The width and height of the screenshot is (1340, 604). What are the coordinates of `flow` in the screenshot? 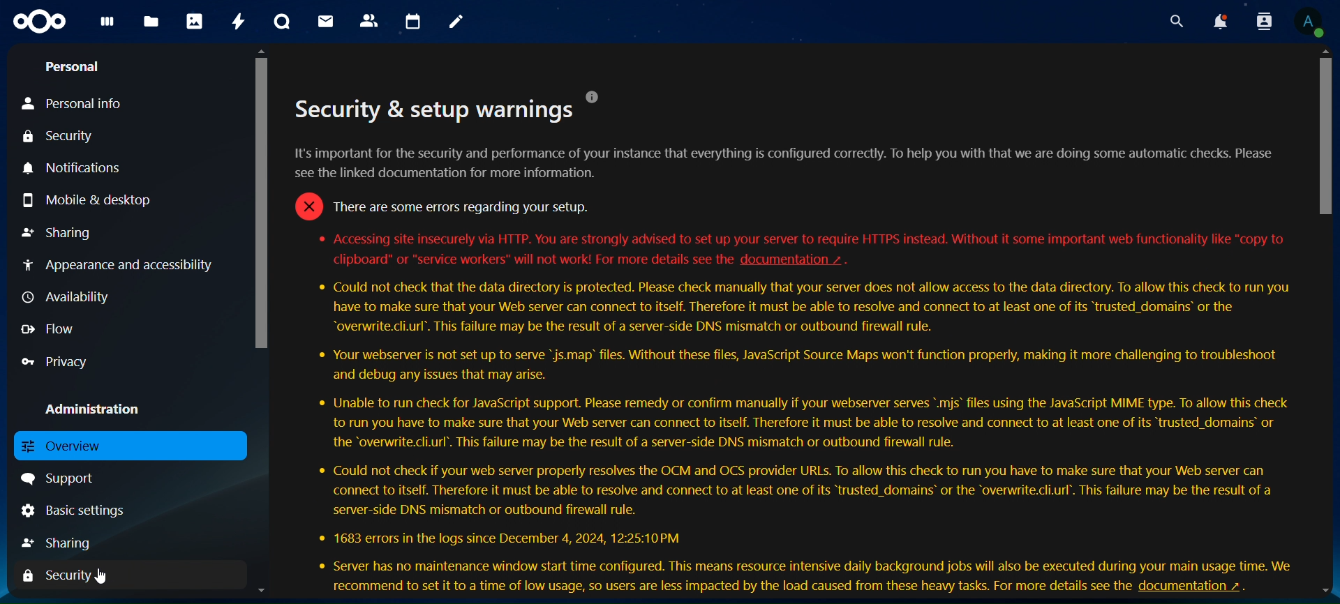 It's located at (55, 330).